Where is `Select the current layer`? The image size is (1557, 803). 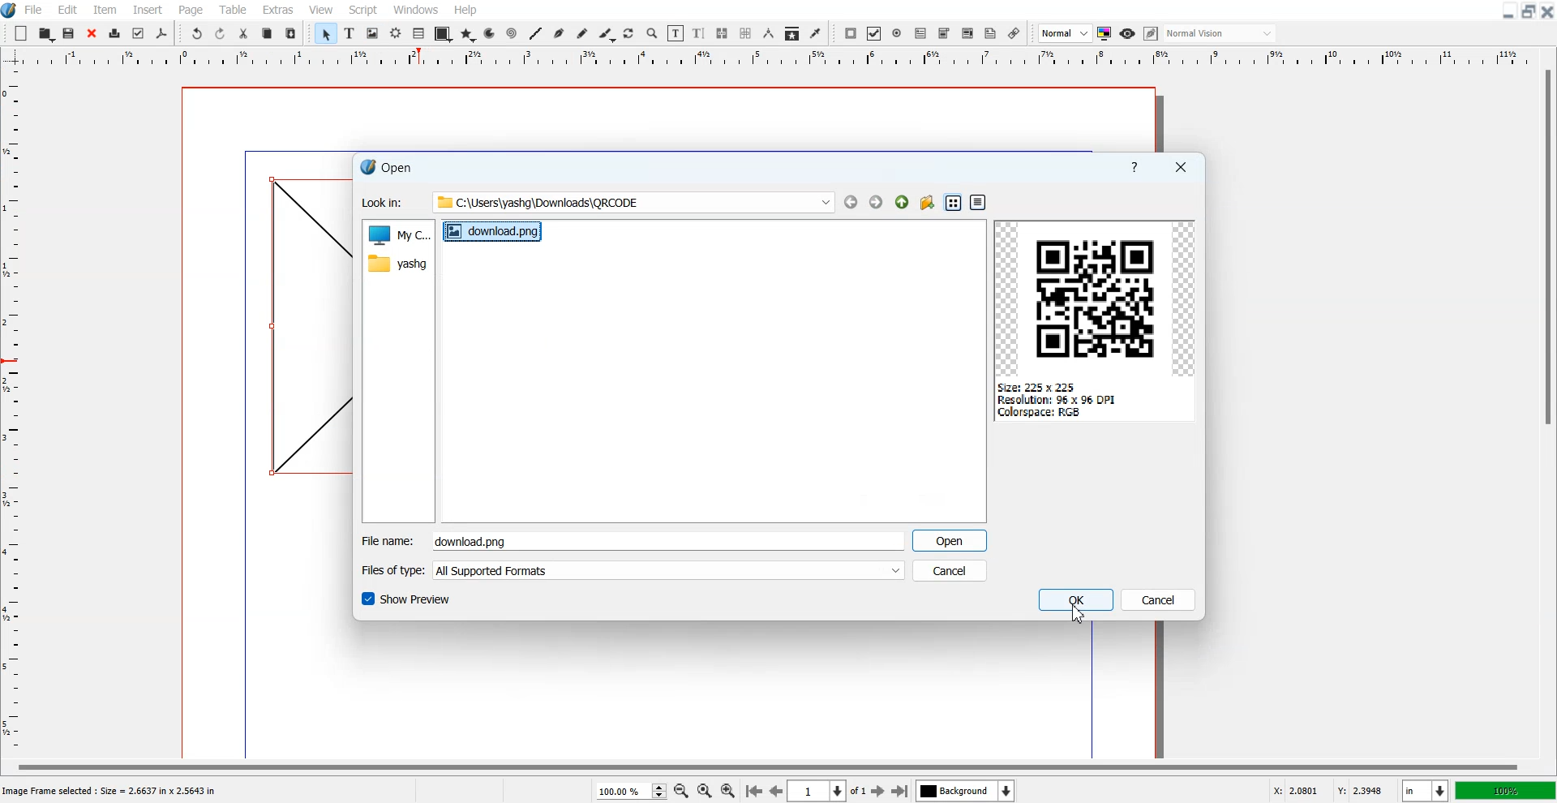
Select the current layer is located at coordinates (965, 790).